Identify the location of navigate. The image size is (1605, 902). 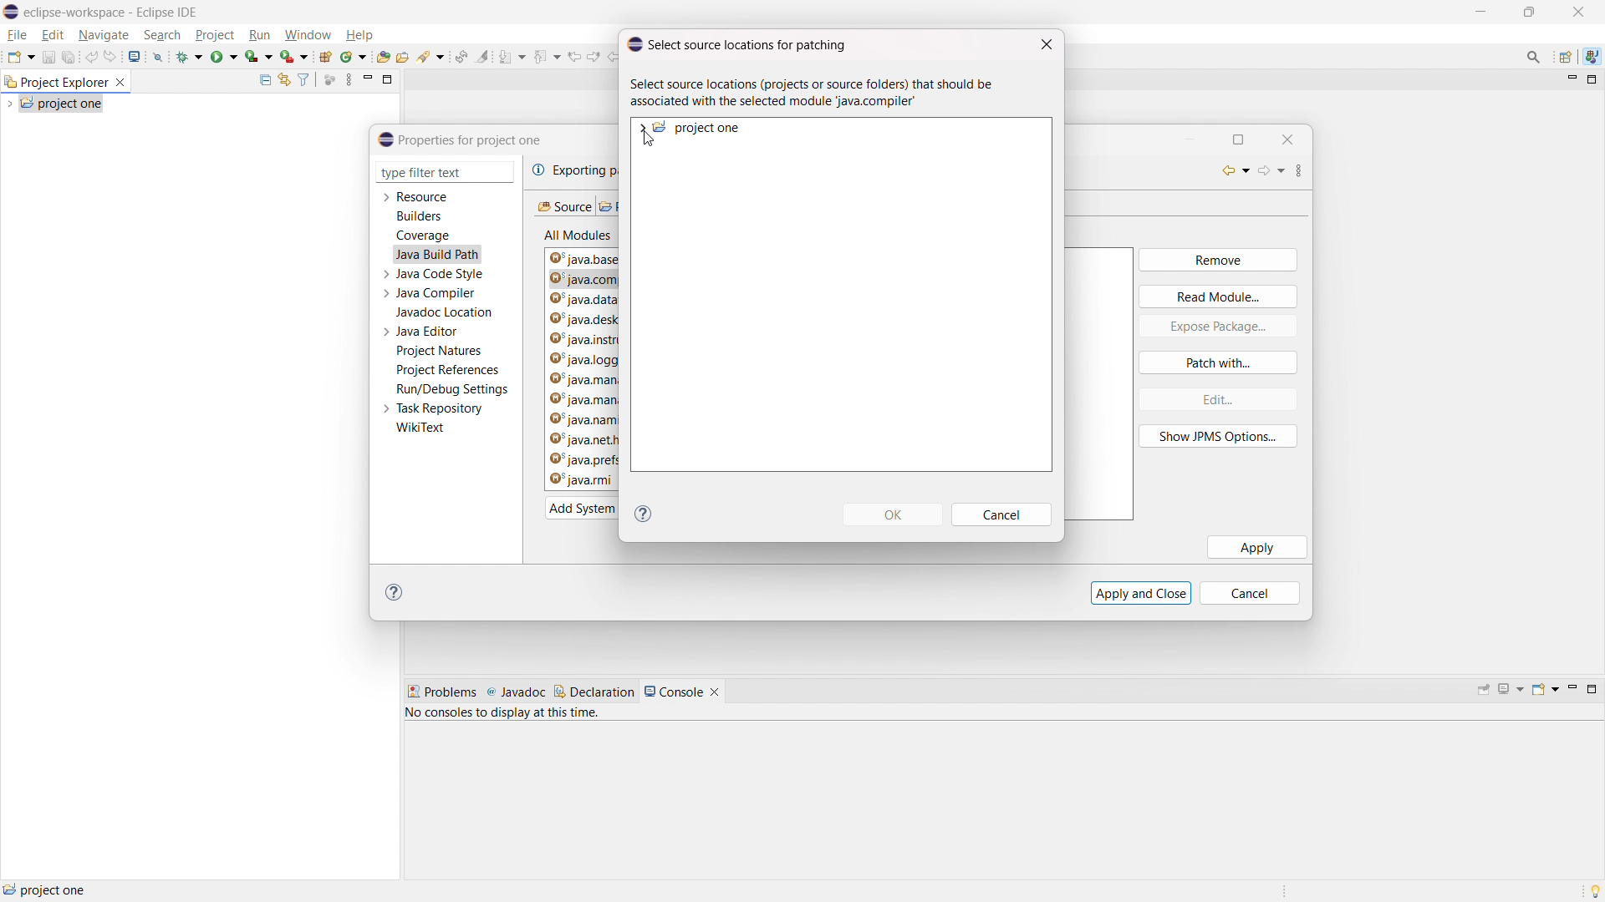
(103, 34).